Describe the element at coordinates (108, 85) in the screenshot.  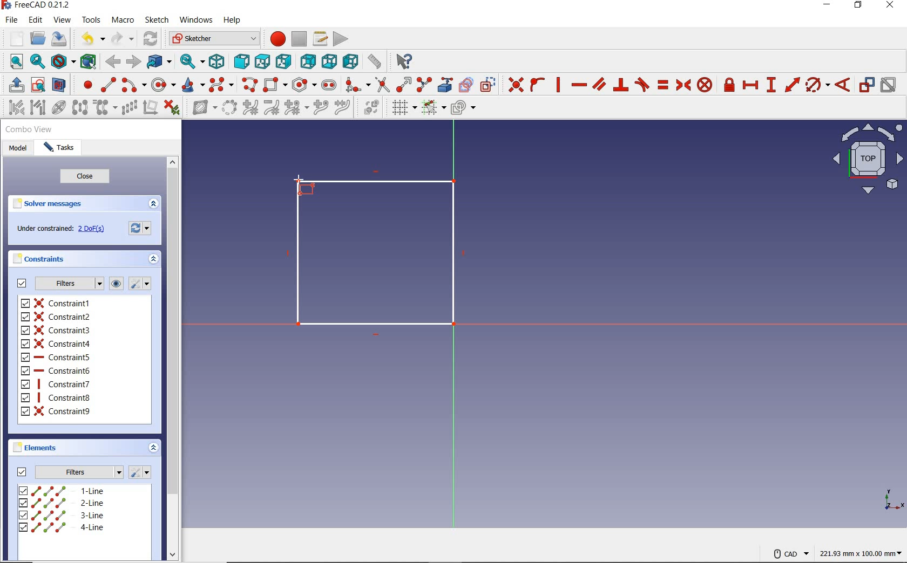
I see `create line` at that location.